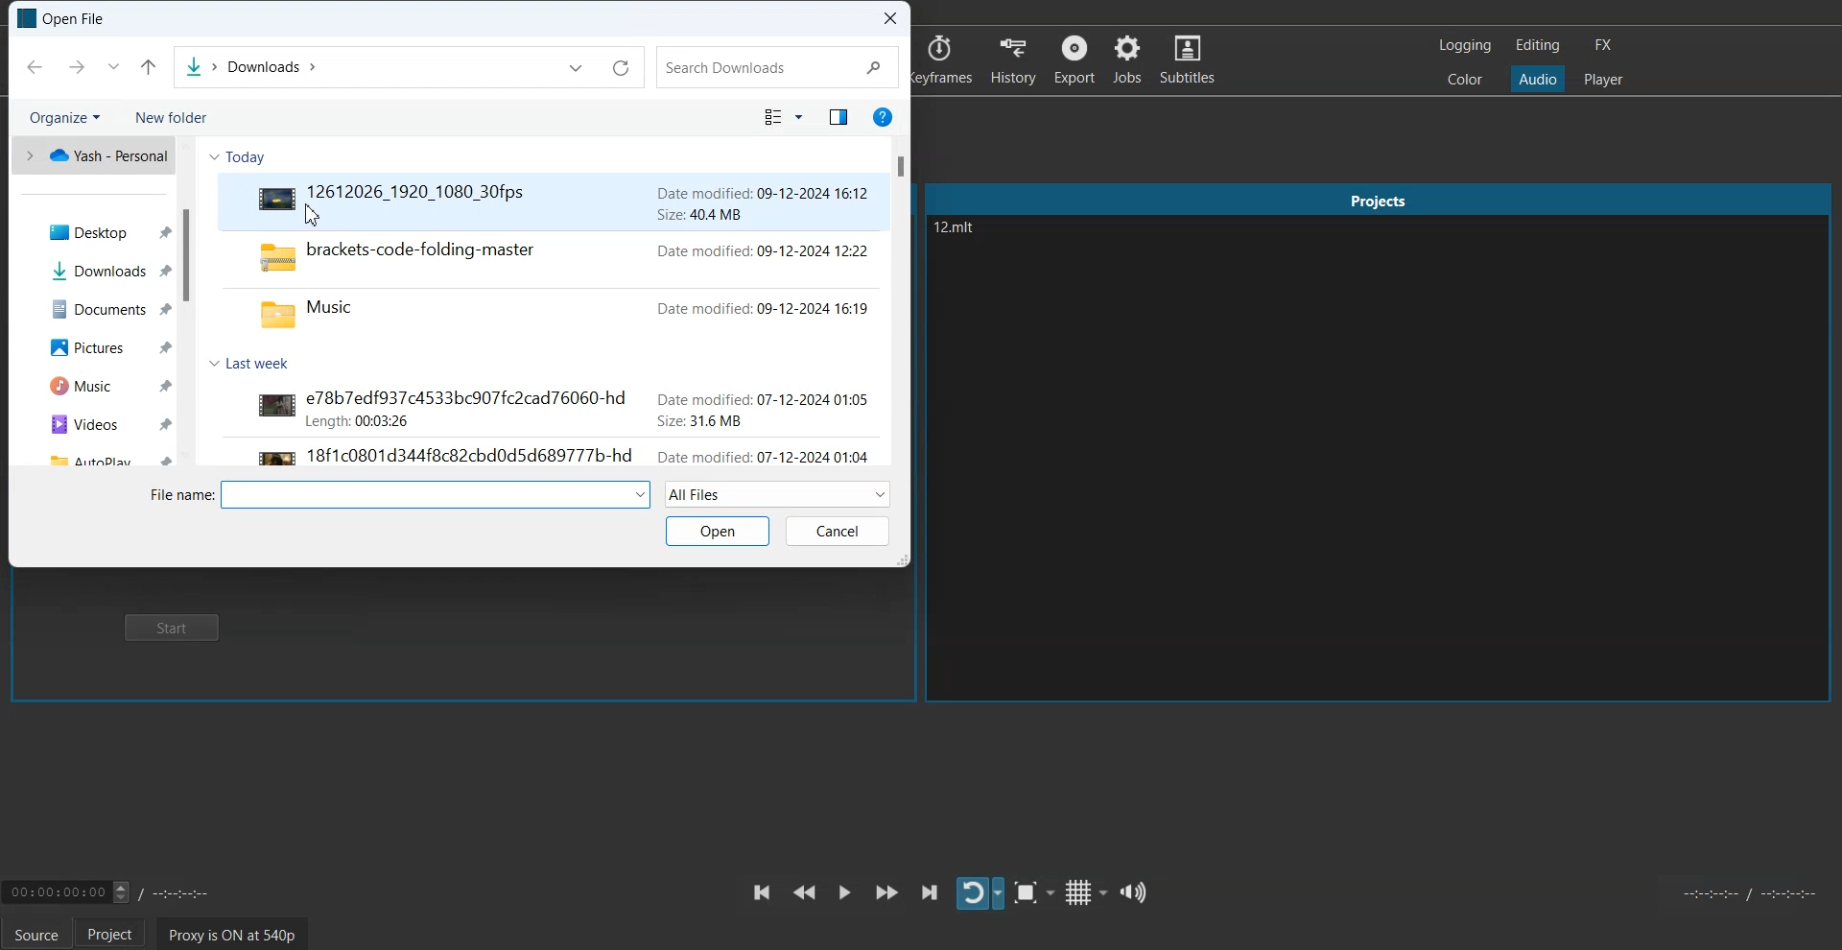 The height and width of the screenshot is (950, 1842). Describe the element at coordinates (64, 117) in the screenshot. I see `Organize` at that location.